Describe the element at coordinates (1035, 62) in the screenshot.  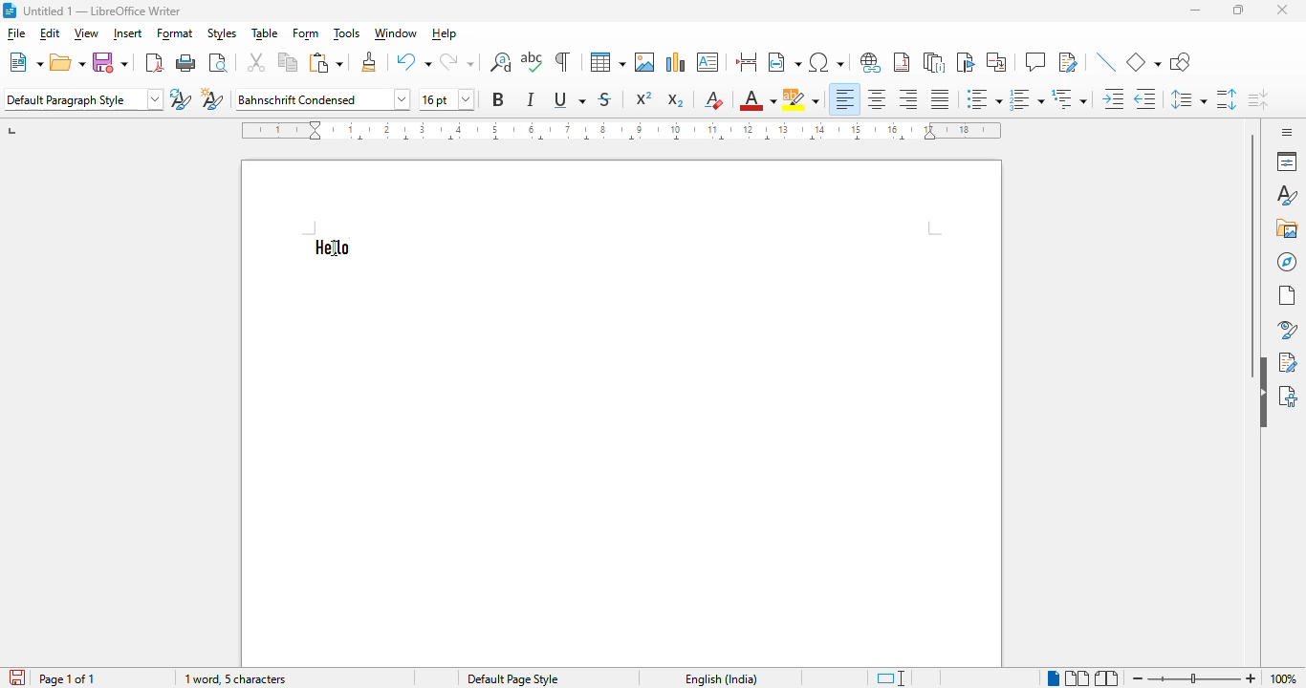
I see `insert comment` at that location.